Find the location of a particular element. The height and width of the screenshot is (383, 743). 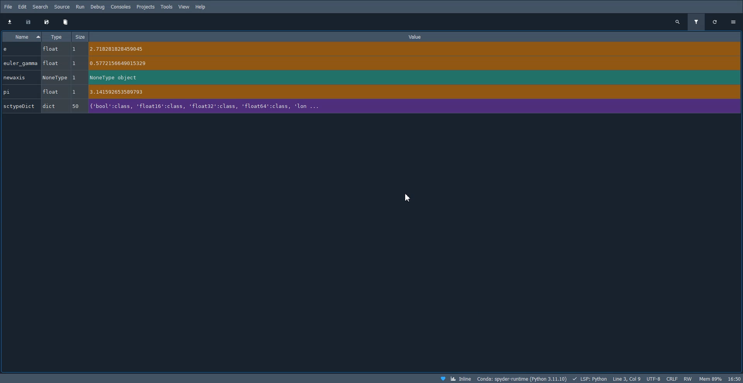

Support  is located at coordinates (443, 378).